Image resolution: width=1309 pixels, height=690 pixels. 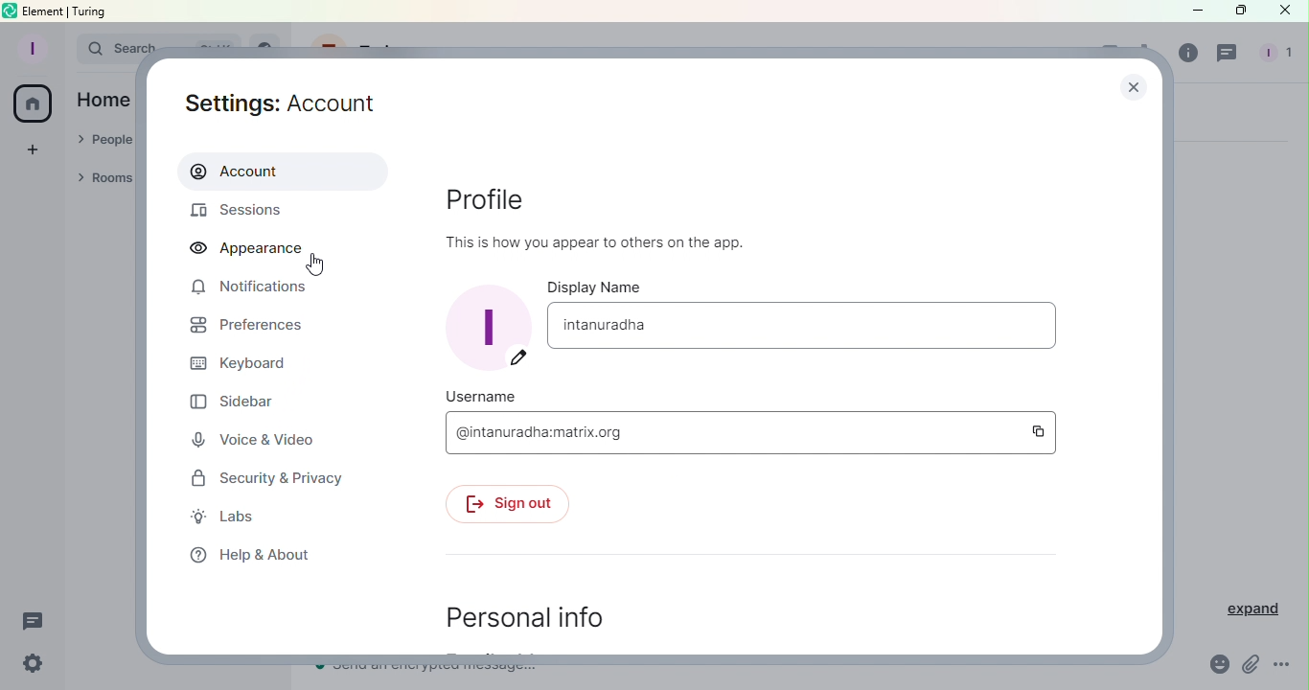 What do you see at coordinates (104, 141) in the screenshot?
I see `People` at bounding box center [104, 141].